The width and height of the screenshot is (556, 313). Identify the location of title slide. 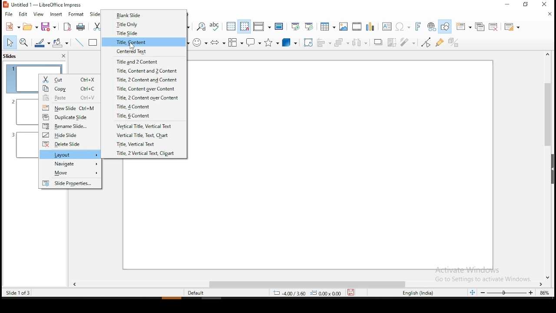
(129, 33).